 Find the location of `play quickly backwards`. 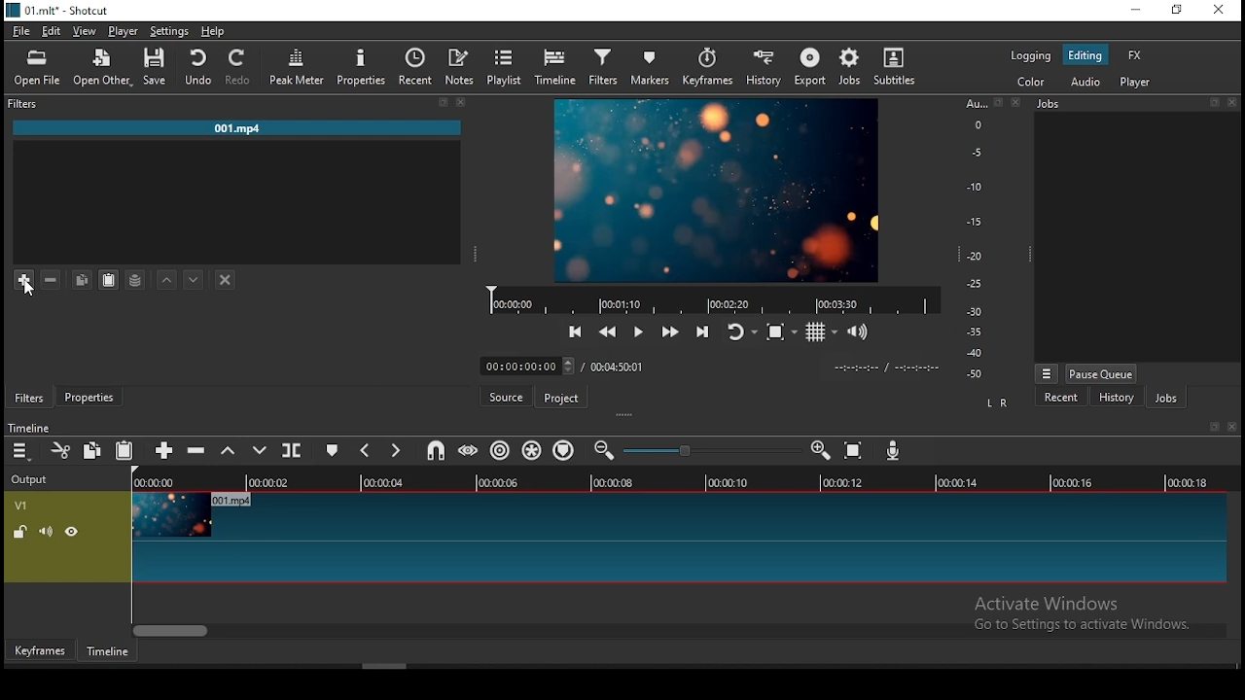

play quickly backwards is located at coordinates (606, 336).